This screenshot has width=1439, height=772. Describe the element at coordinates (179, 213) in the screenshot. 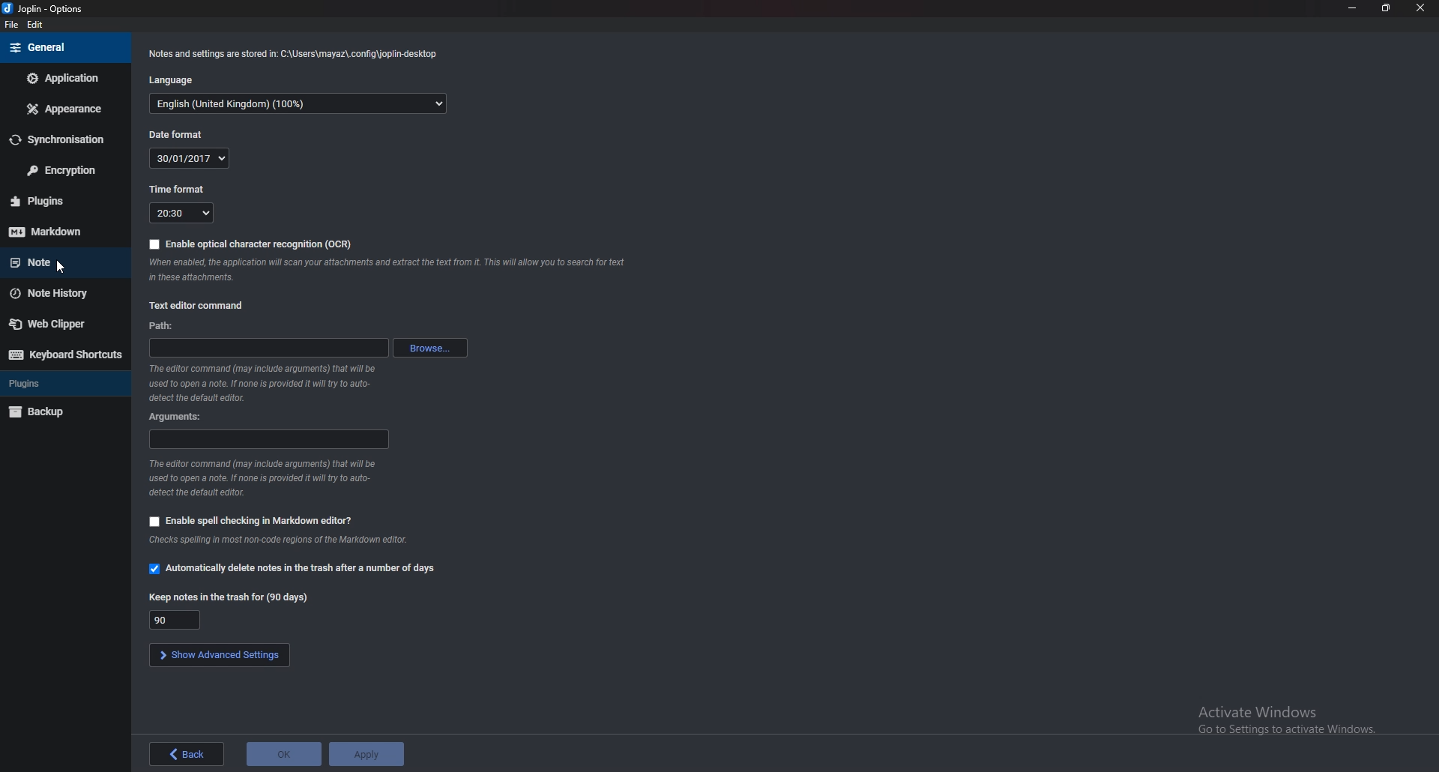

I see `Time format` at that location.